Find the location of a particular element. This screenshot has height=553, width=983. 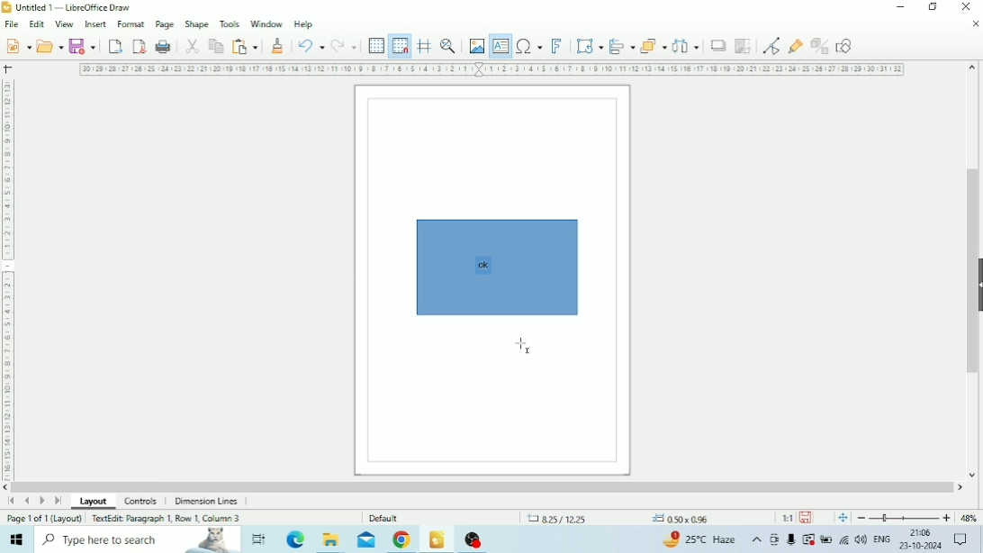

Fit page to current window is located at coordinates (843, 518).